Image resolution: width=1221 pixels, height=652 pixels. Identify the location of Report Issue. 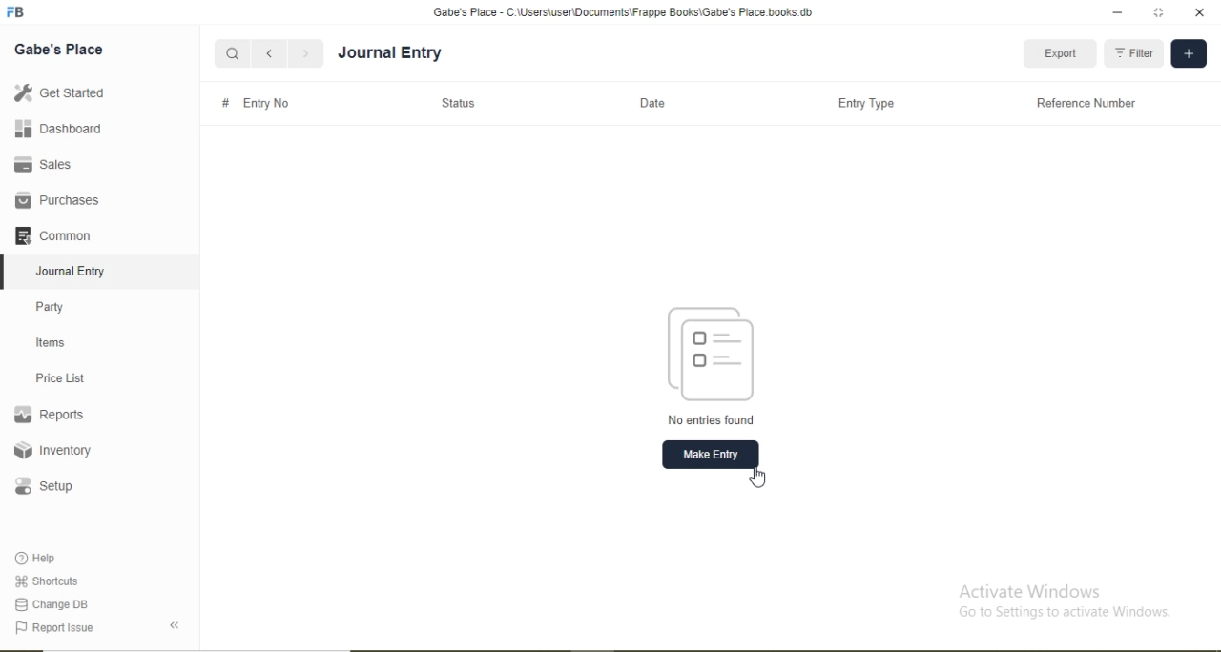
(53, 628).